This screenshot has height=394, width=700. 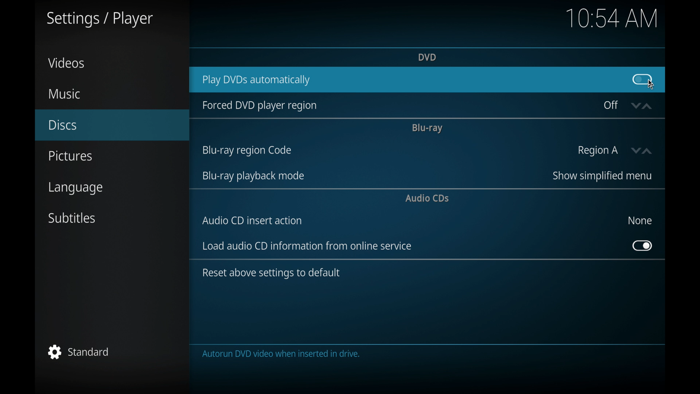 What do you see at coordinates (66, 63) in the screenshot?
I see `videos` at bounding box center [66, 63].